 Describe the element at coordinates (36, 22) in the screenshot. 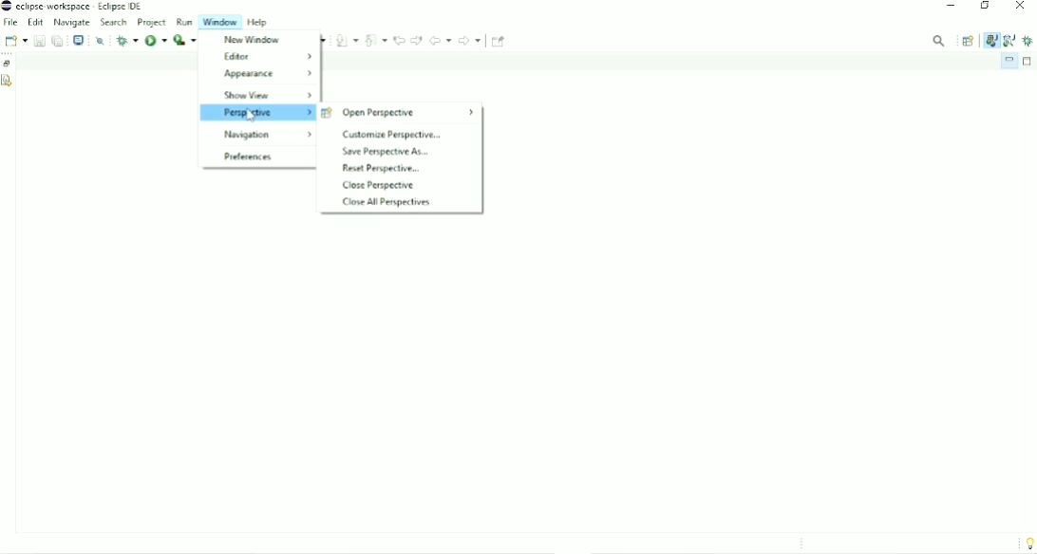

I see `Edit` at that location.